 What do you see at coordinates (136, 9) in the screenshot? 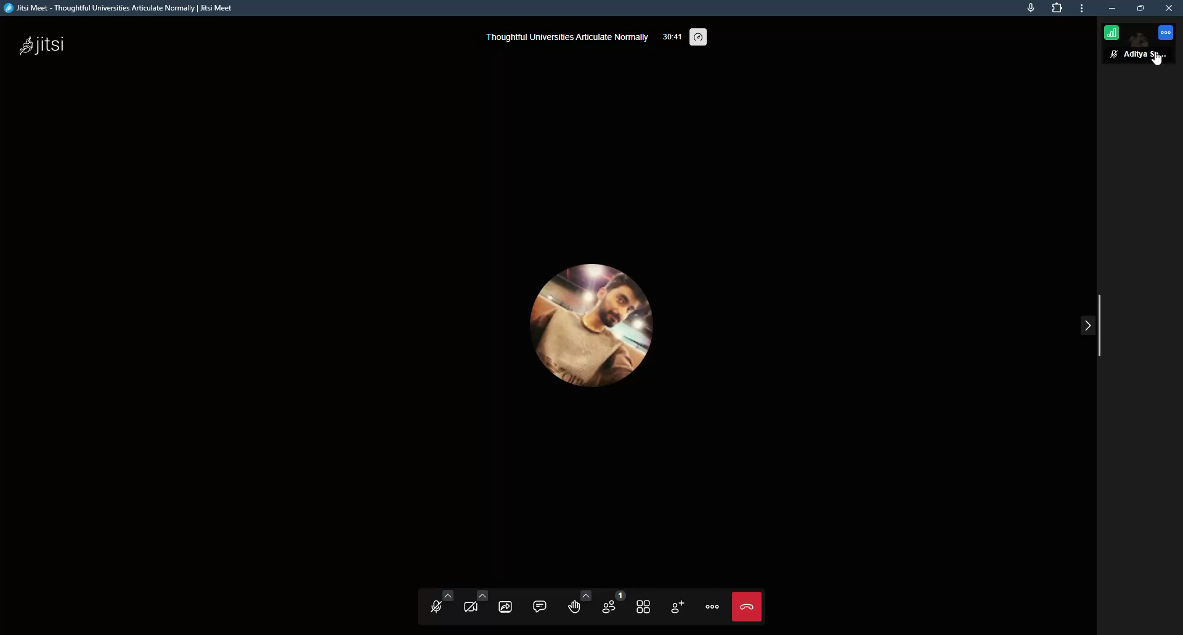
I see `Jitsi Meet - Thoughtful Universities Articulate Normally | Jitsi Meet` at bounding box center [136, 9].